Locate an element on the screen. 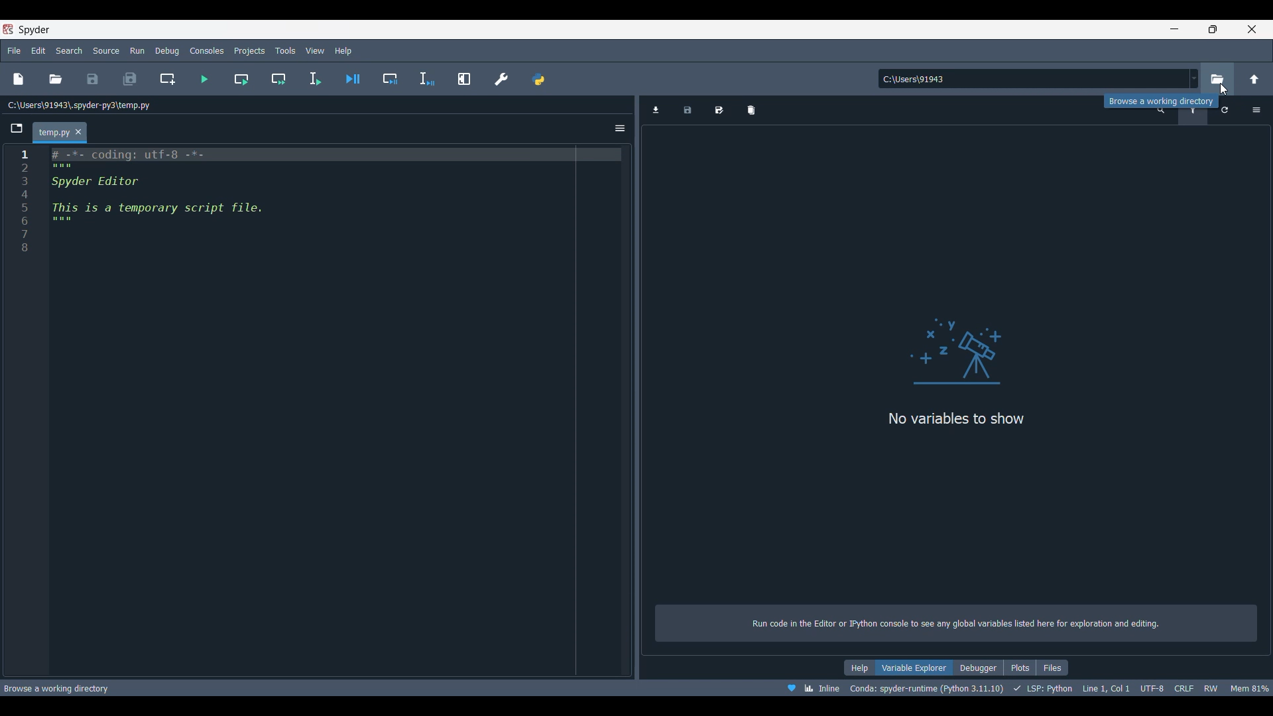 The height and width of the screenshot is (716, 1273). Software logo is located at coordinates (8, 29).